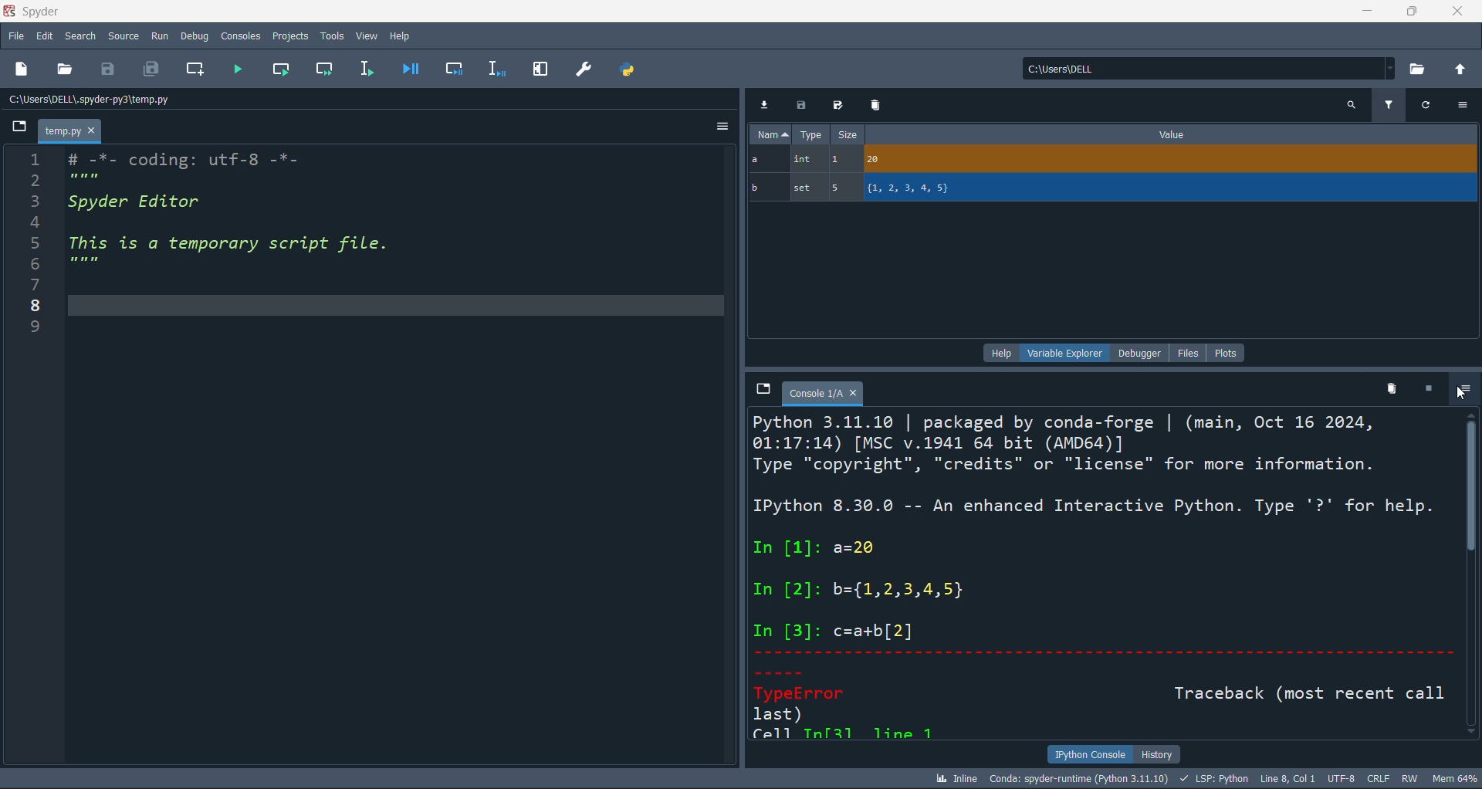 The height and width of the screenshot is (789, 1482). What do you see at coordinates (1379, 780) in the screenshot?
I see `CRLF` at bounding box center [1379, 780].